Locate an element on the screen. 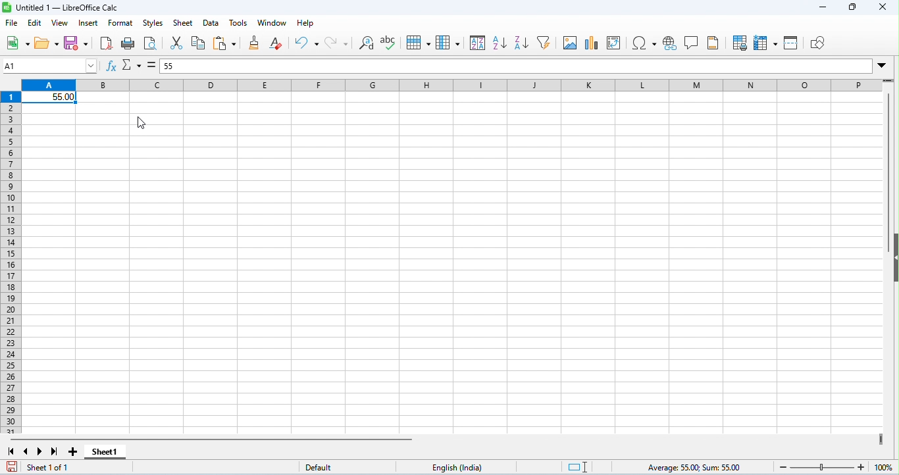 The width and height of the screenshot is (899, 475). column headings is located at coordinates (450, 86).